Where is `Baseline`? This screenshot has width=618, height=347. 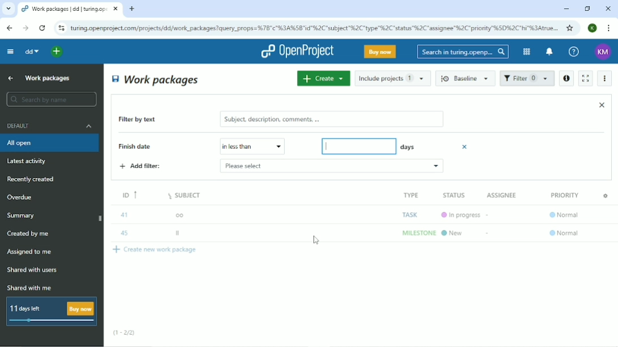
Baseline is located at coordinates (466, 78).